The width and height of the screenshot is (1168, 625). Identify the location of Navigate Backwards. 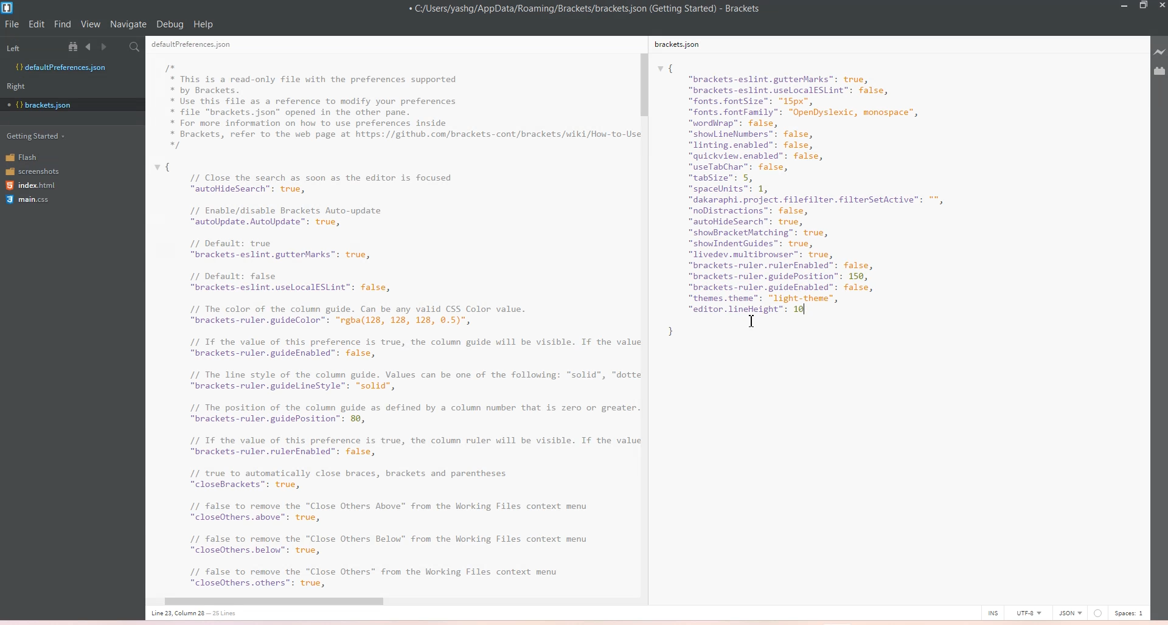
(91, 47).